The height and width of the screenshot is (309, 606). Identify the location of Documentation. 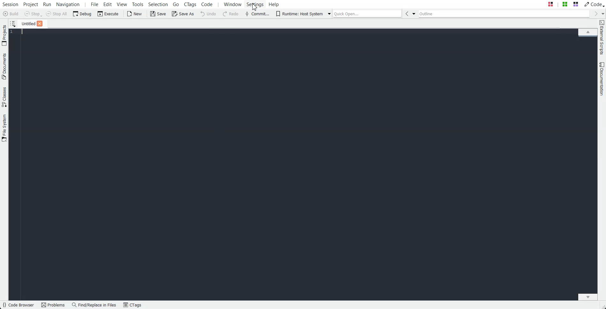
(602, 79).